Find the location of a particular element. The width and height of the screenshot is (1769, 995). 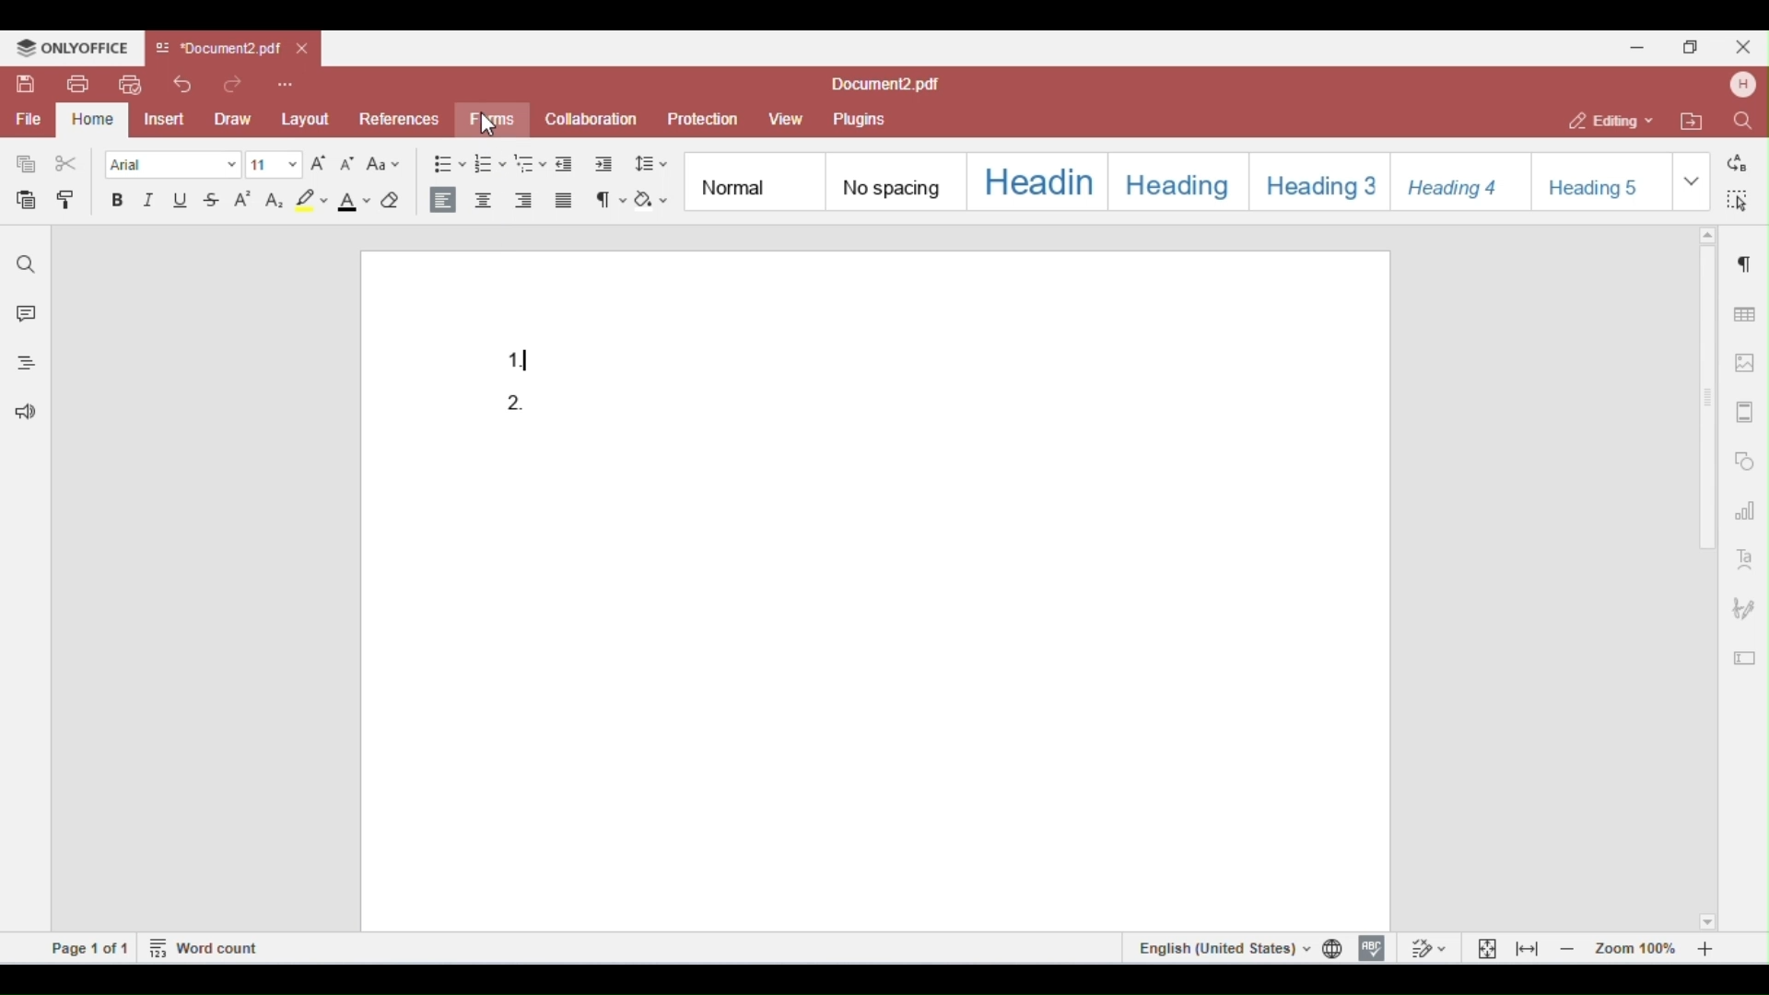

background color is located at coordinates (310, 201).